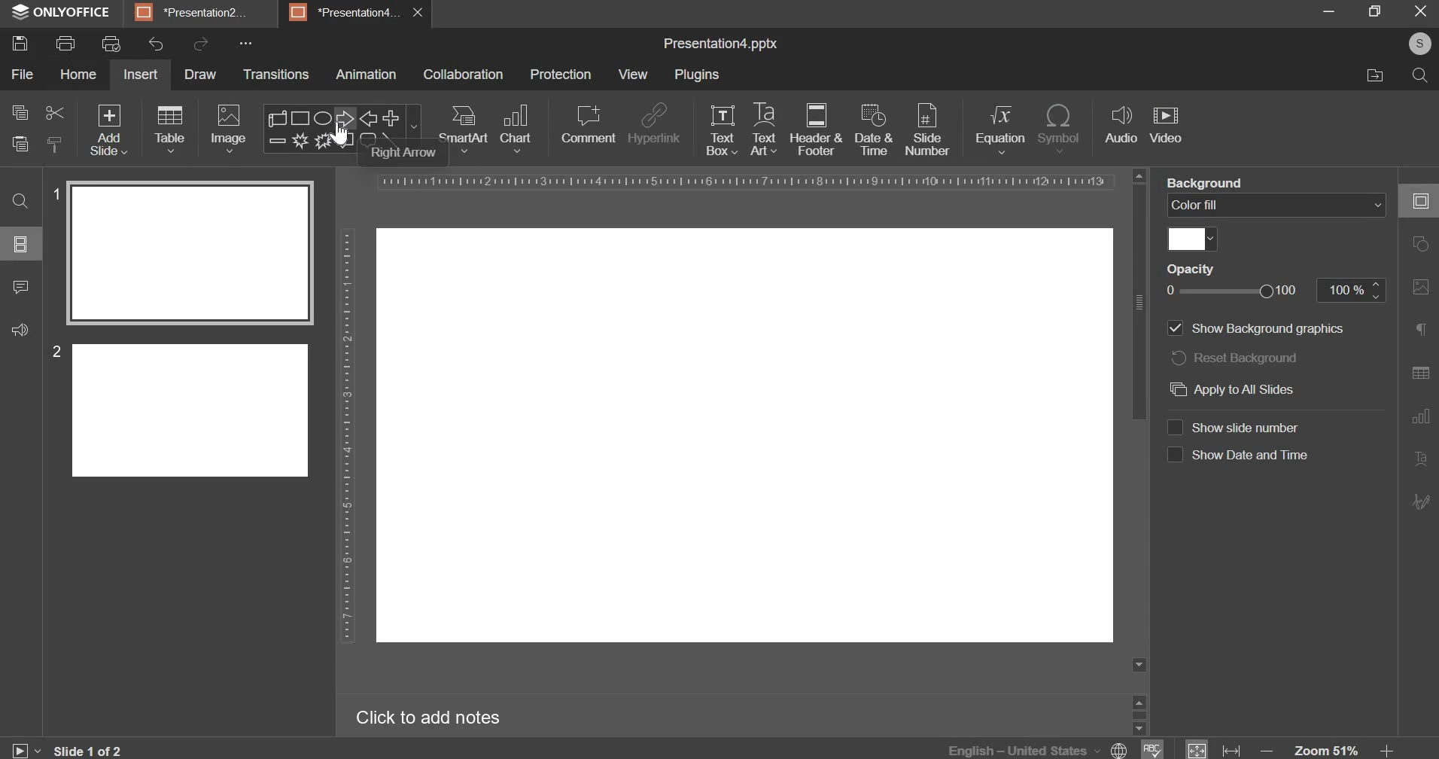 This screenshot has width=1439, height=759. What do you see at coordinates (339, 139) in the screenshot?
I see `cursor` at bounding box center [339, 139].